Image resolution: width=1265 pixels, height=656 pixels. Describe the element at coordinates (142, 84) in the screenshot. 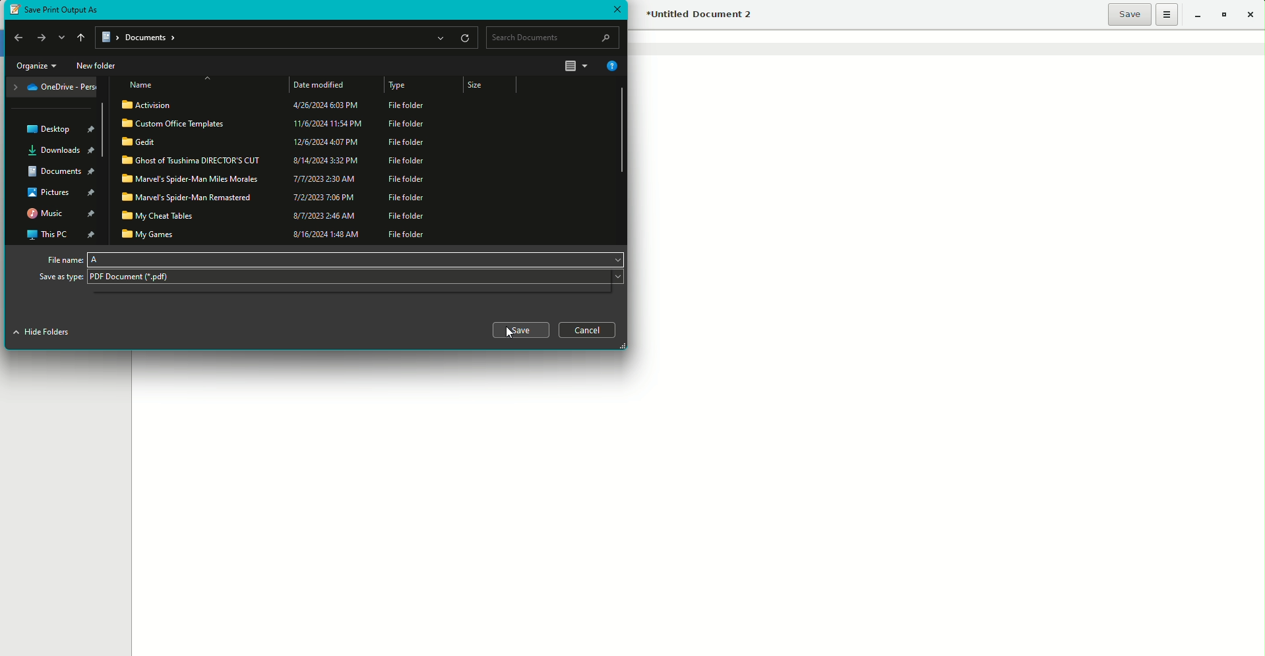

I see `Name` at that location.